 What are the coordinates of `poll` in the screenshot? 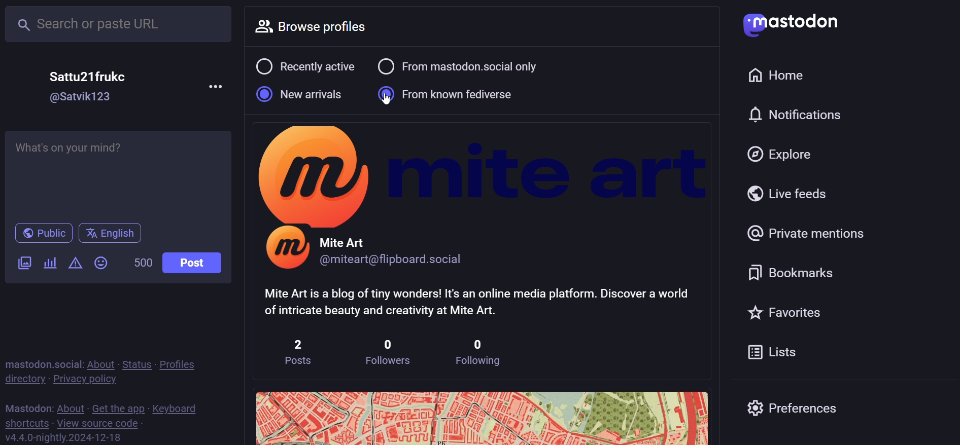 It's located at (50, 264).